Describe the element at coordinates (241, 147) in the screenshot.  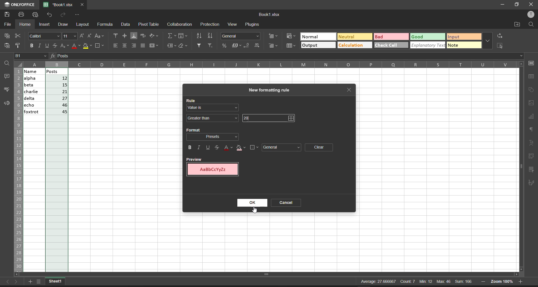
I see `fill color` at that location.